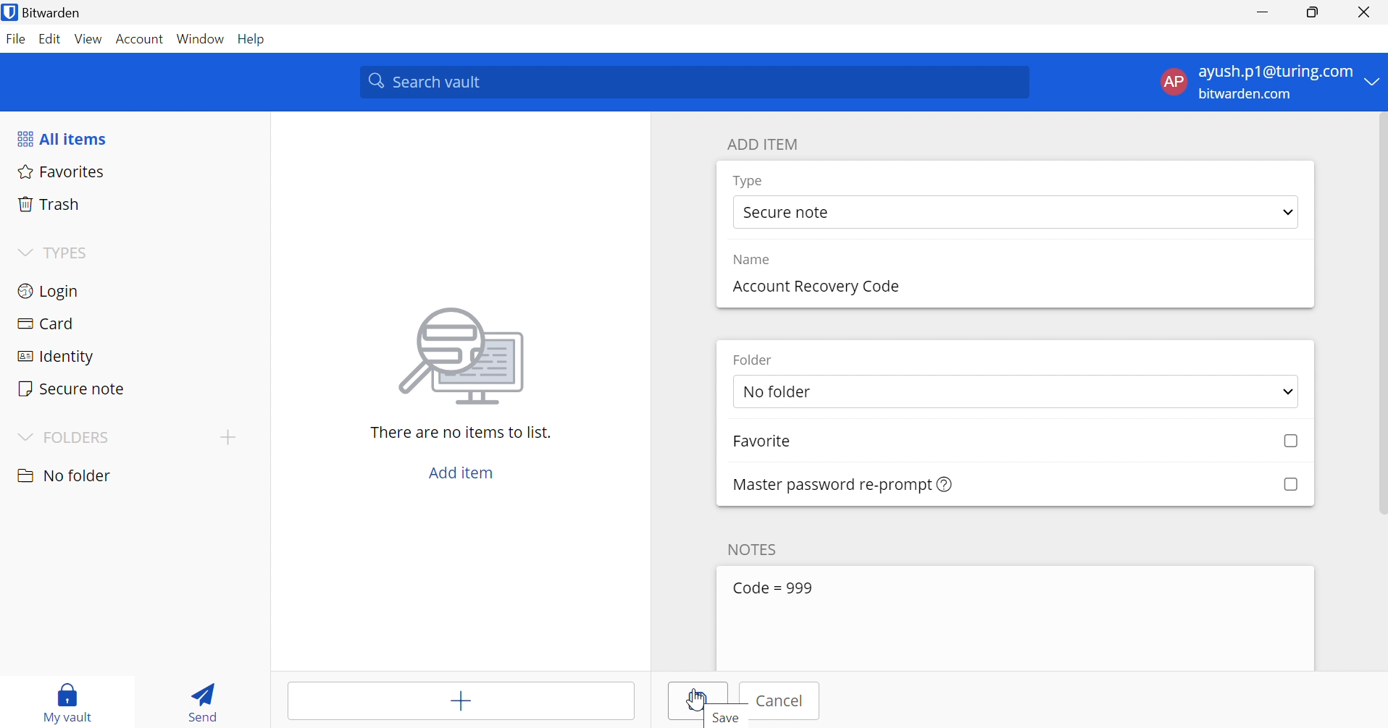 The height and width of the screenshot is (728, 1388). Describe the element at coordinates (459, 703) in the screenshot. I see `Add item` at that location.